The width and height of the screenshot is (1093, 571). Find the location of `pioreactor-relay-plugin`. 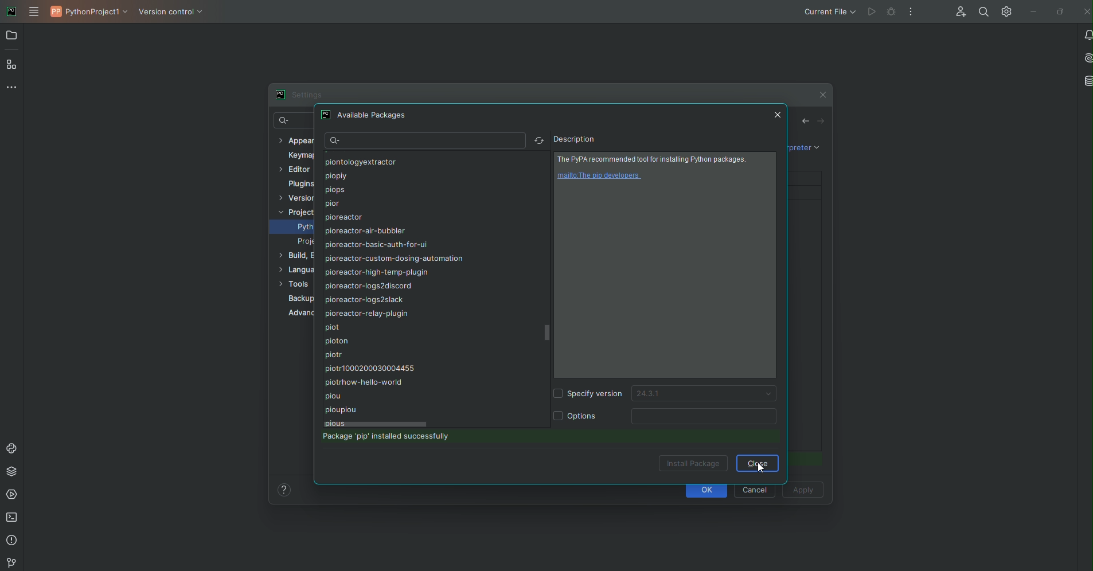

pioreactor-relay-plugin is located at coordinates (364, 314).